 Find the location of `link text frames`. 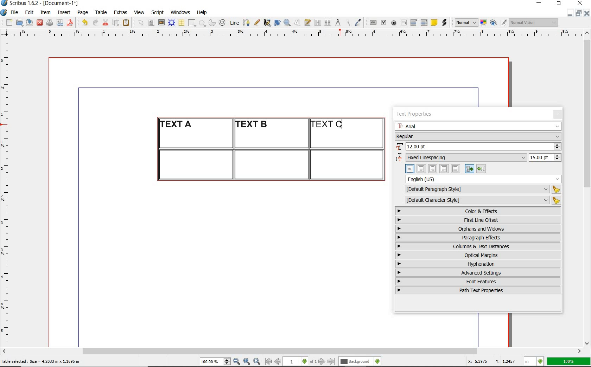

link text frames is located at coordinates (318, 23).